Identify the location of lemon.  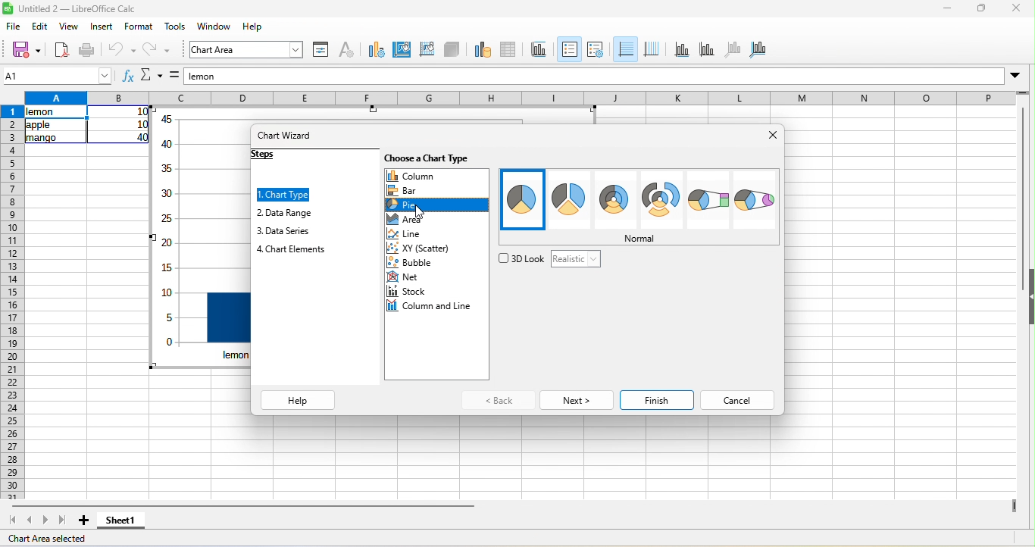
(57, 112).